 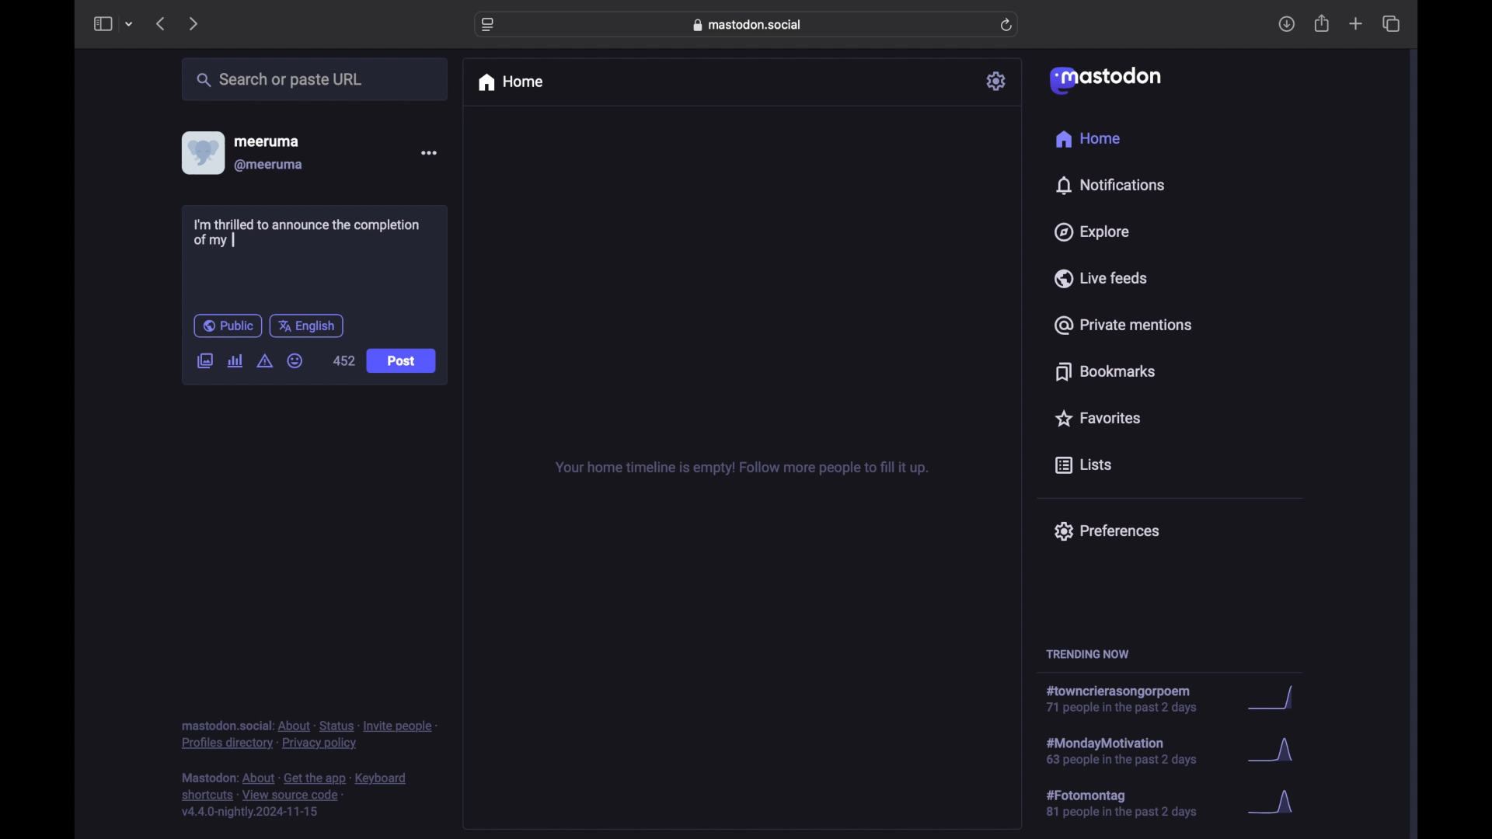 What do you see at coordinates (267, 141) in the screenshot?
I see `meeruma` at bounding box center [267, 141].